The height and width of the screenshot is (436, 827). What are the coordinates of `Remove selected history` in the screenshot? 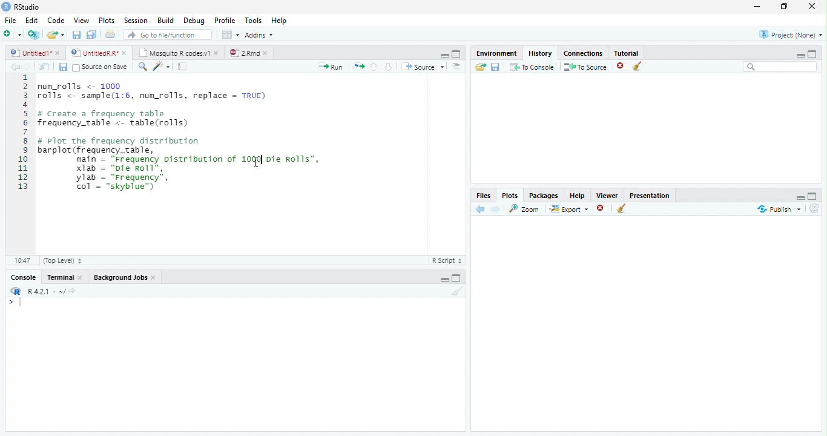 It's located at (621, 66).